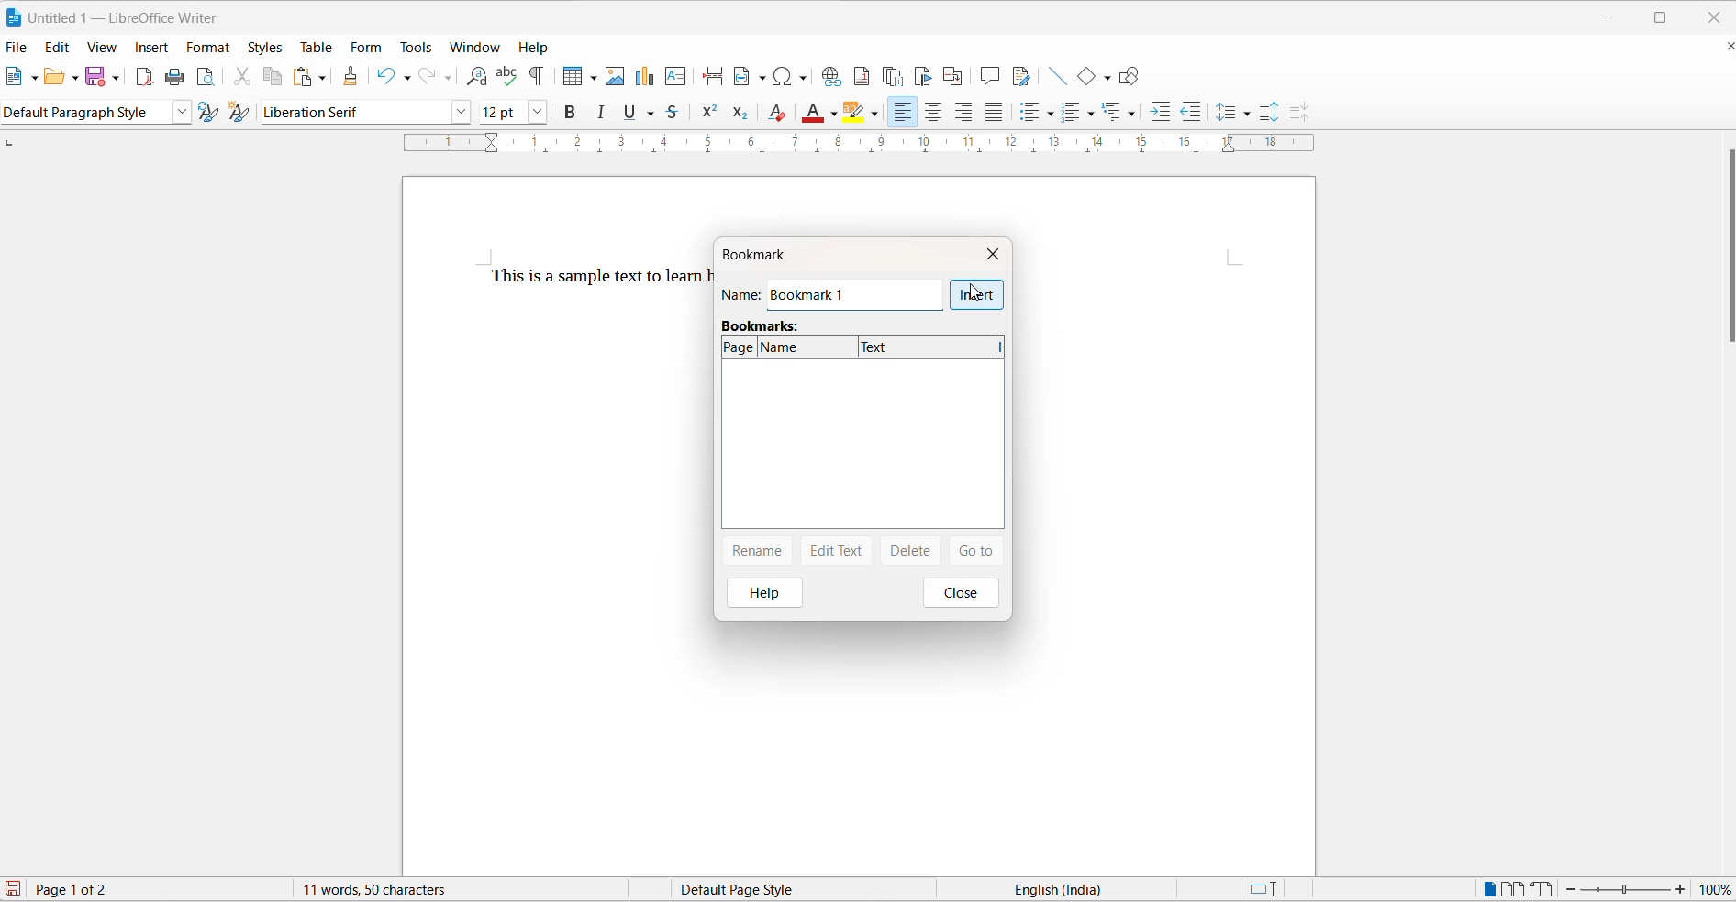 The height and width of the screenshot is (902, 1736). What do you see at coordinates (352, 113) in the screenshot?
I see `font name` at bounding box center [352, 113].